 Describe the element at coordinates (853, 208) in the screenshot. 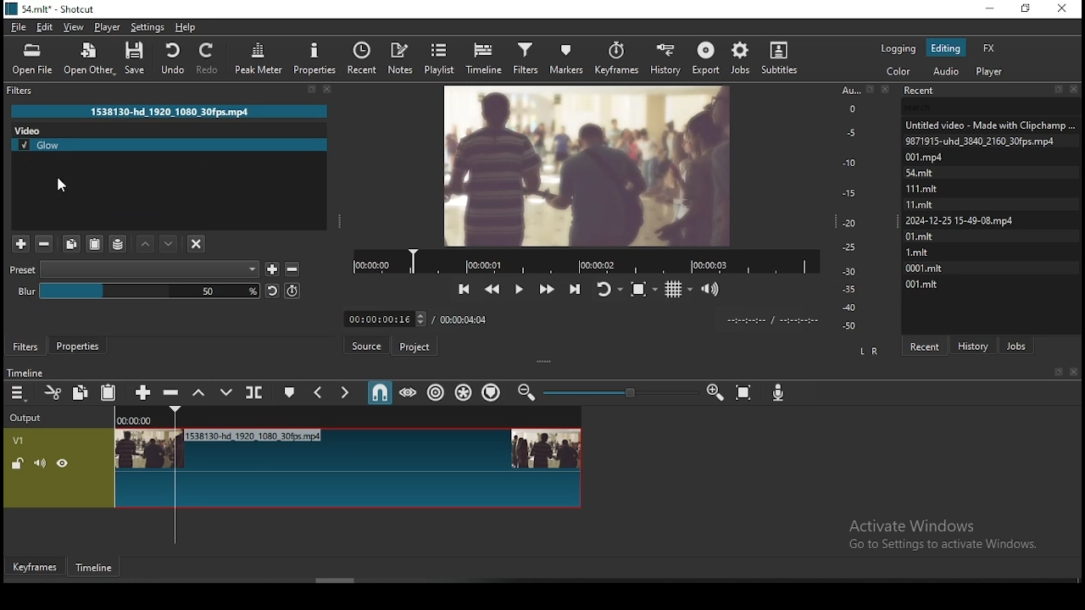

I see `scale` at that location.